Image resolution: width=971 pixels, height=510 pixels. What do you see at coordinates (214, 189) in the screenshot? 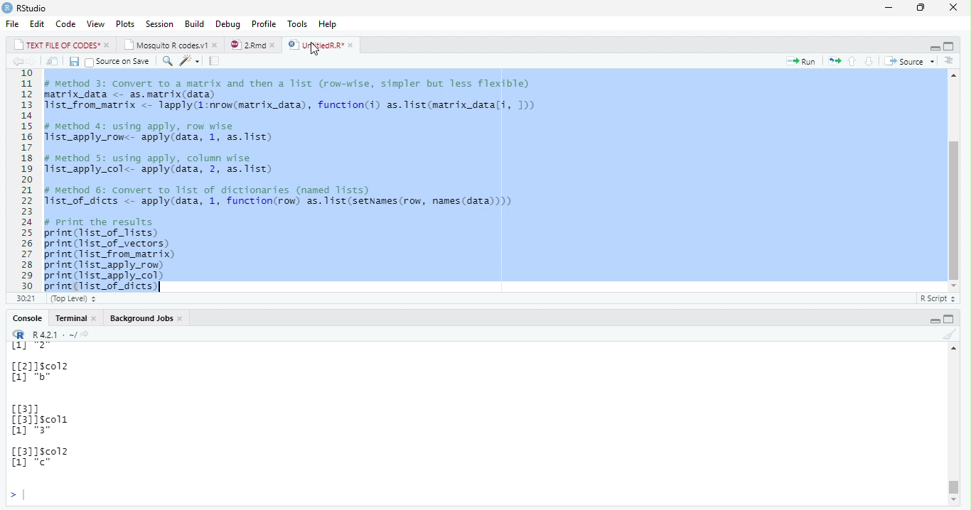
I see `# Method 6: Convert to list of dictionaries (named lists)` at bounding box center [214, 189].